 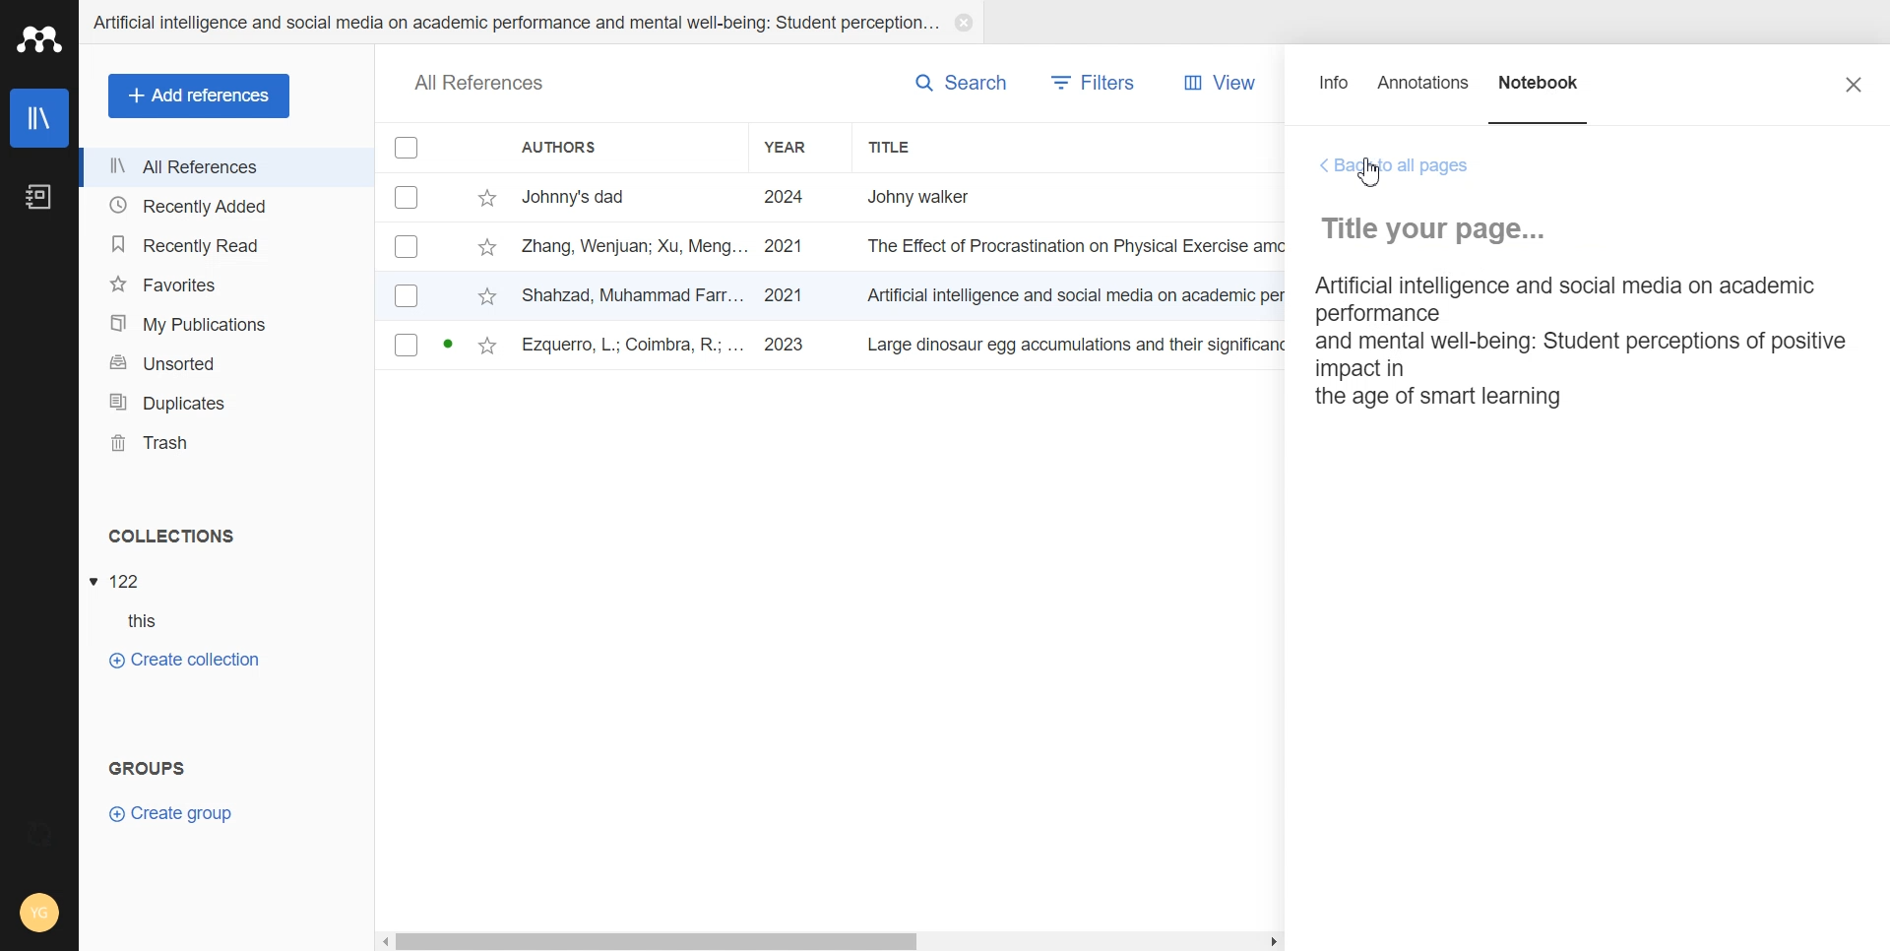 What do you see at coordinates (409, 196) in the screenshot?
I see `Checkbox` at bounding box center [409, 196].